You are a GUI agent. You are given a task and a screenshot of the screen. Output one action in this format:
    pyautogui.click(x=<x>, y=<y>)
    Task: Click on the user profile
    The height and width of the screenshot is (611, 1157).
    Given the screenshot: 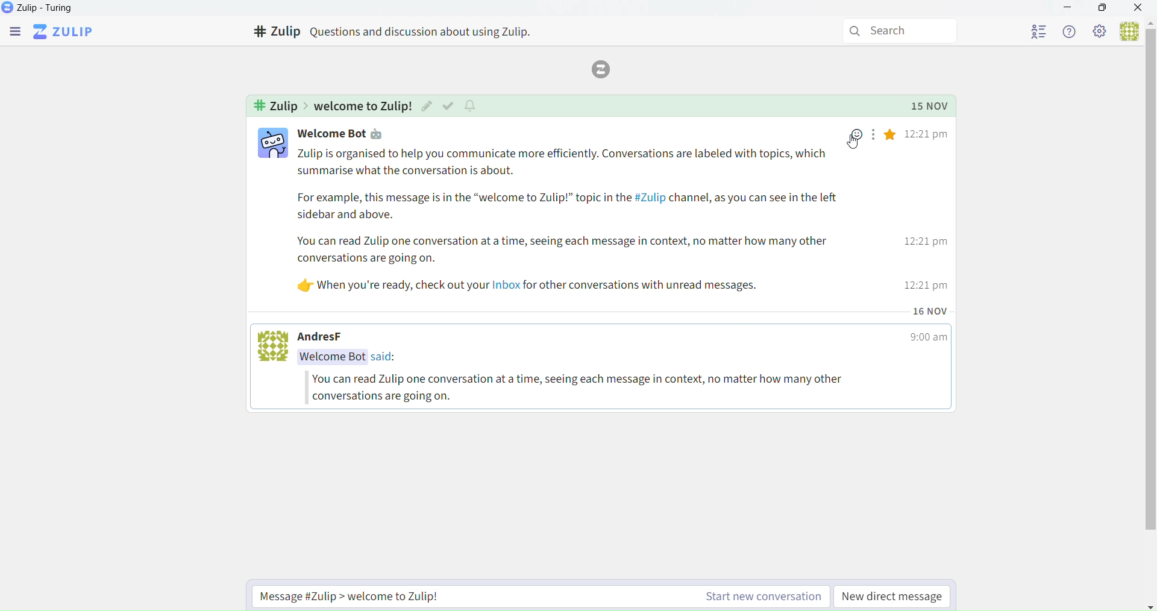 What is the action you would take?
    pyautogui.click(x=273, y=348)
    